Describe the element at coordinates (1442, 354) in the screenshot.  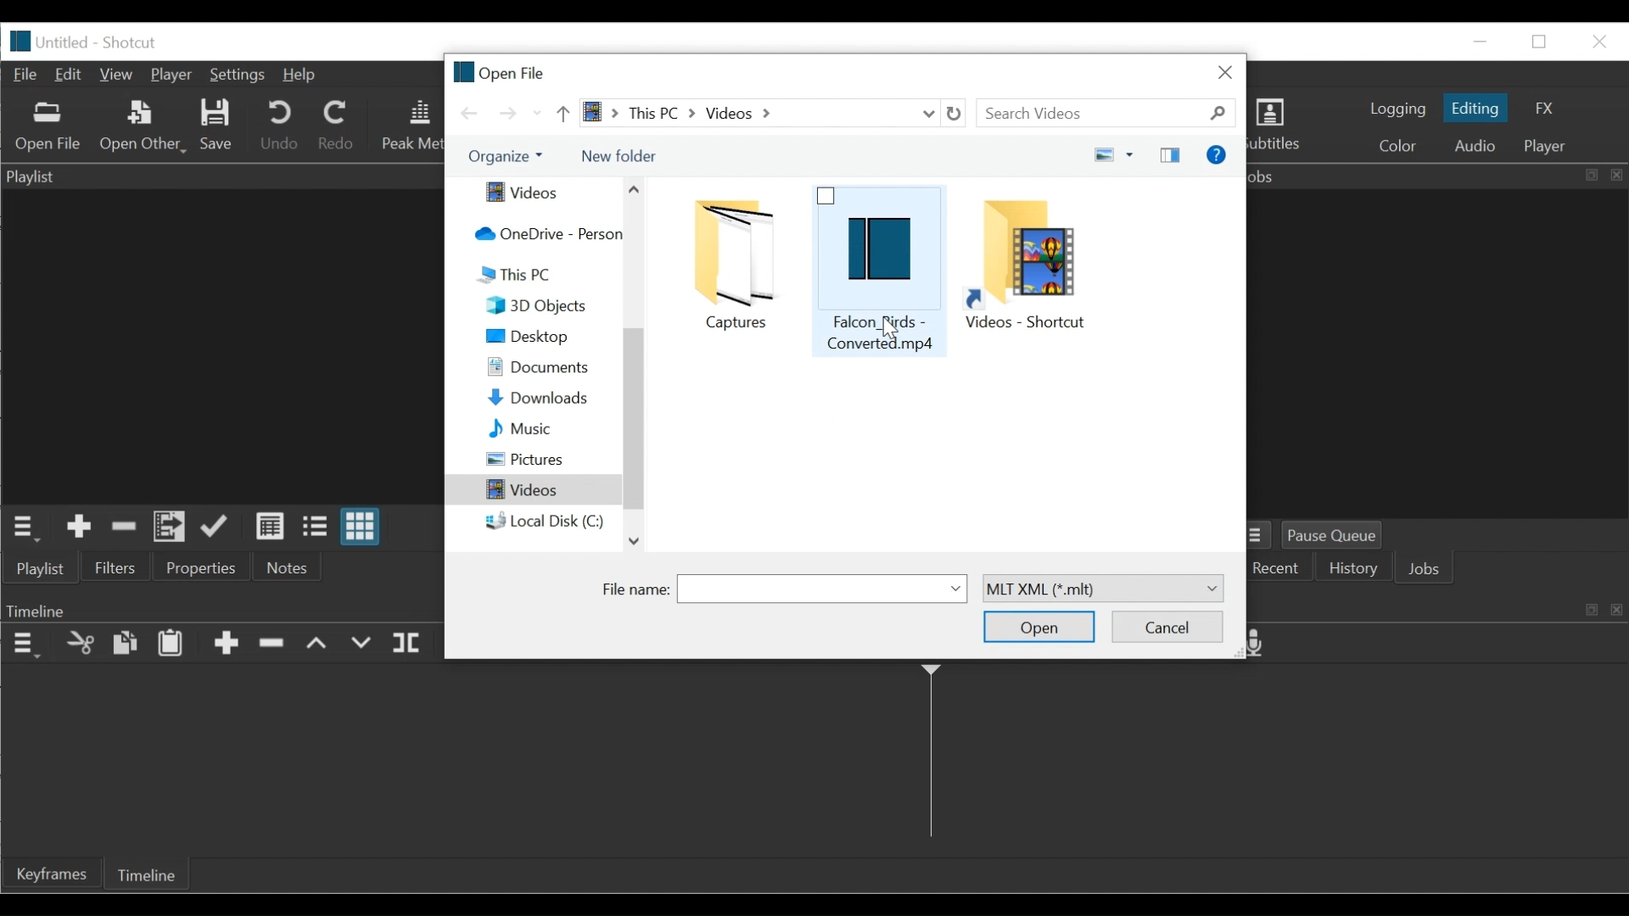
I see `Jobs Panel` at that location.